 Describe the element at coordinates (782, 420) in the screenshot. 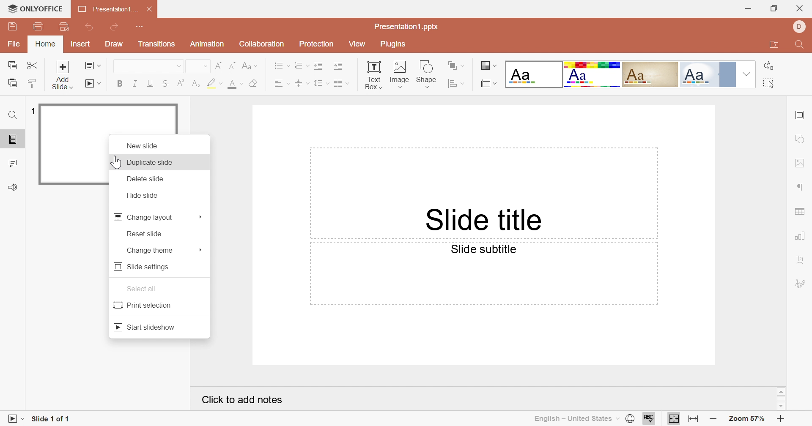

I see `Zoom in` at that location.